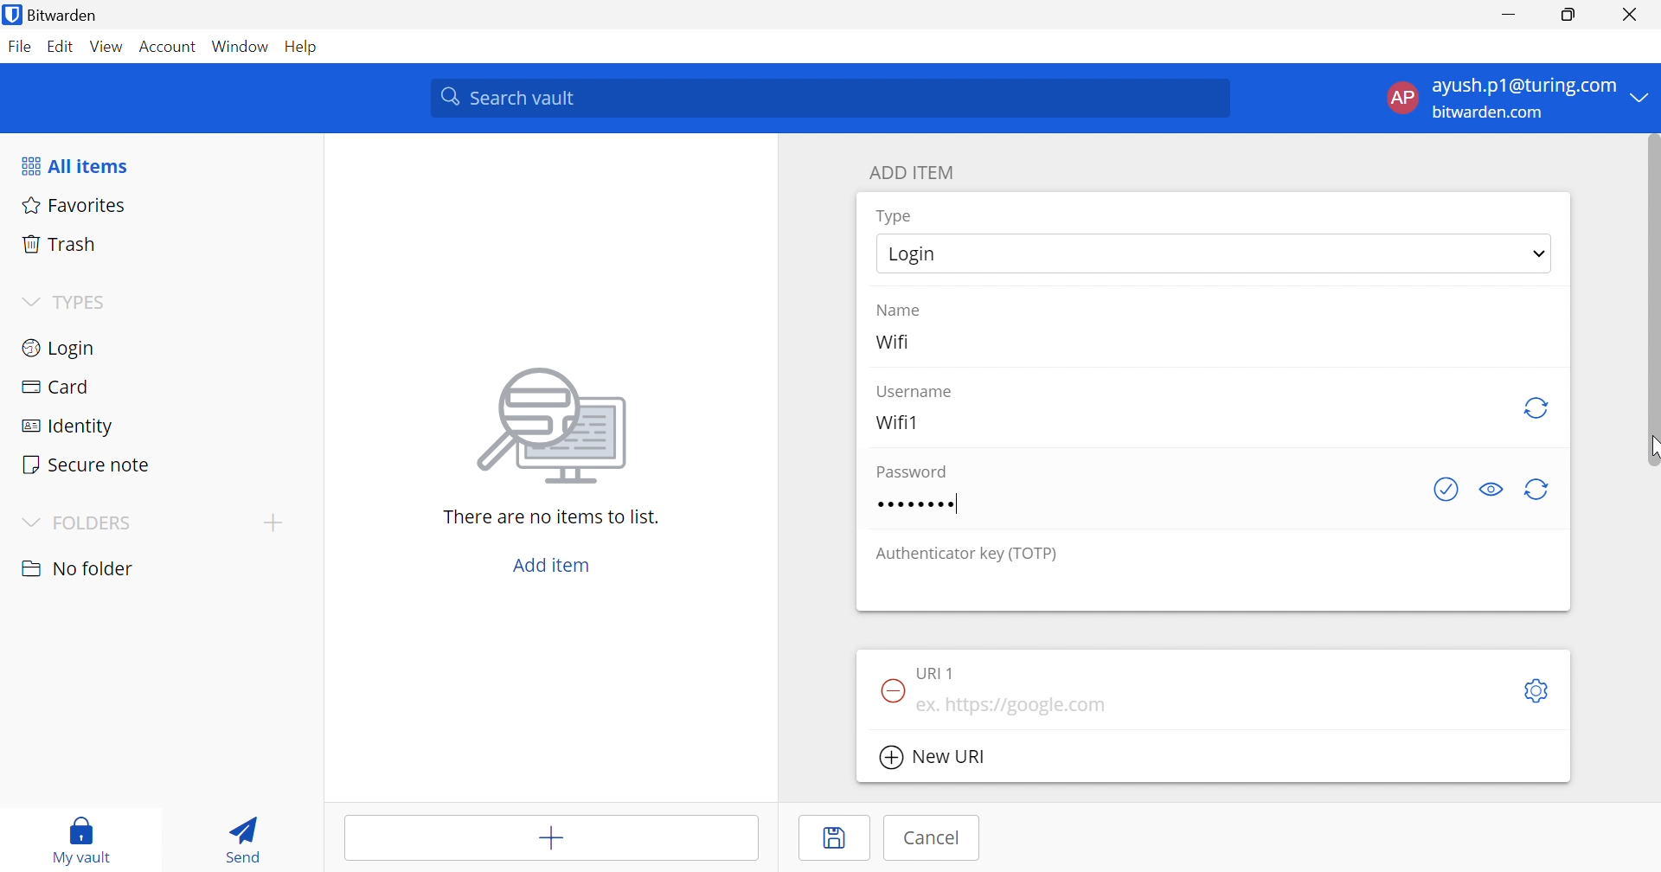 The width and height of the screenshot is (1661, 872). I want to click on My vault, so click(82, 831).